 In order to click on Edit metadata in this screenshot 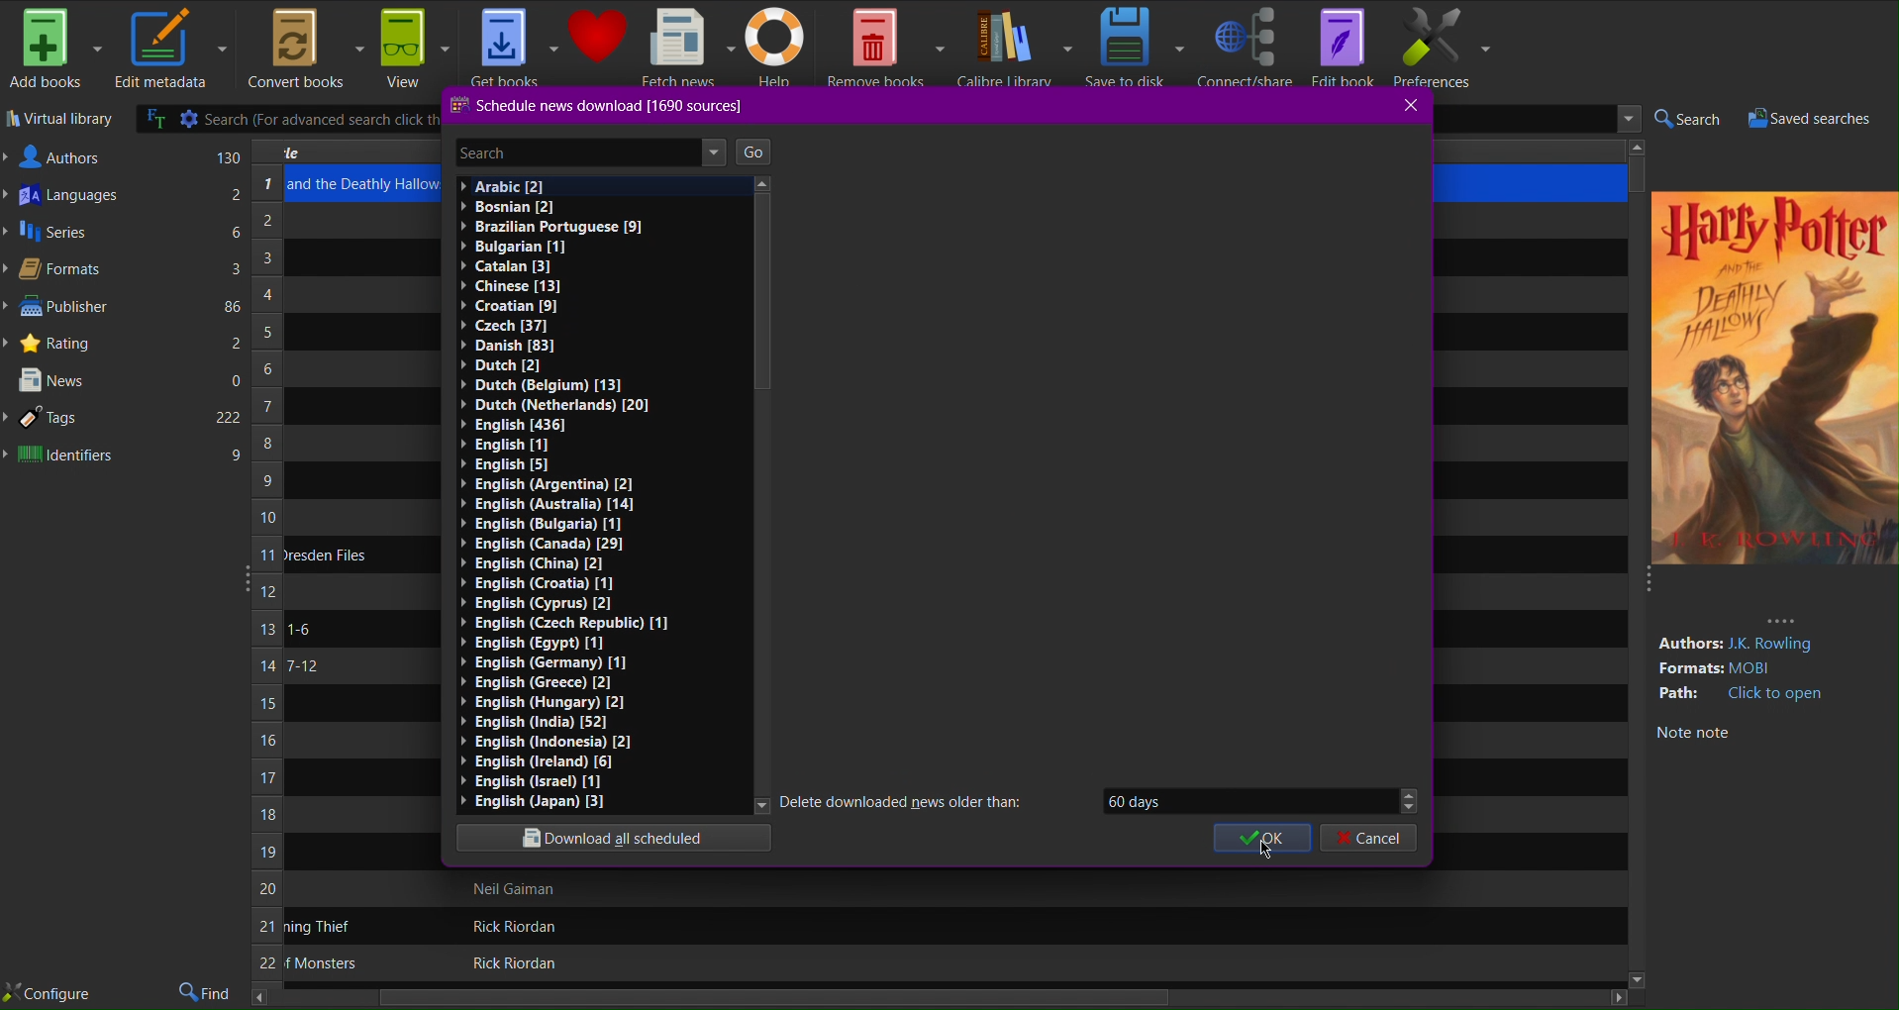, I will do `click(169, 50)`.